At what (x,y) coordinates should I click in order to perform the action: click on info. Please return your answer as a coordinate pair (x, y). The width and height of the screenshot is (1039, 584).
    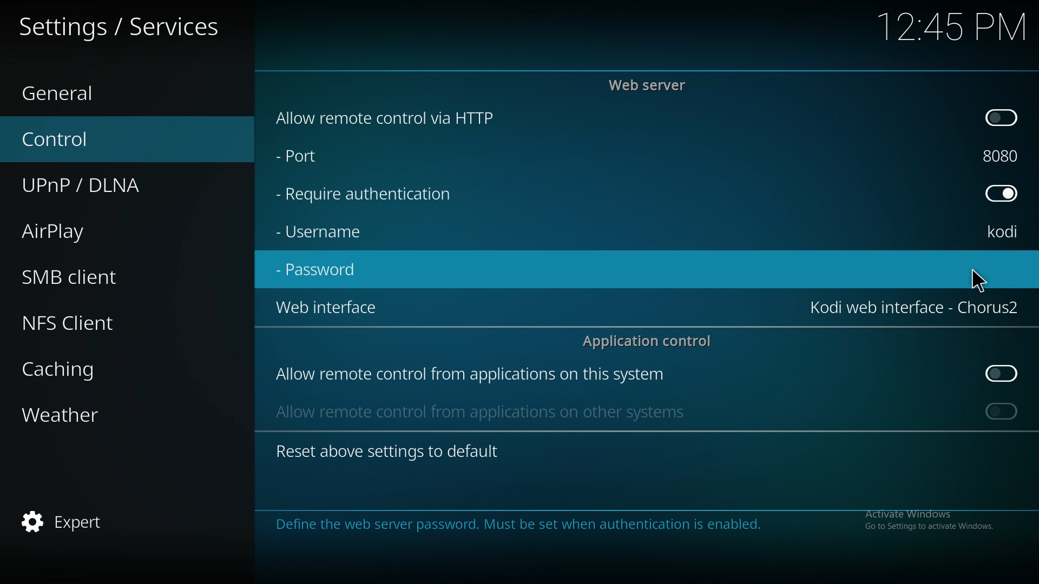
    Looking at the image, I should click on (630, 525).